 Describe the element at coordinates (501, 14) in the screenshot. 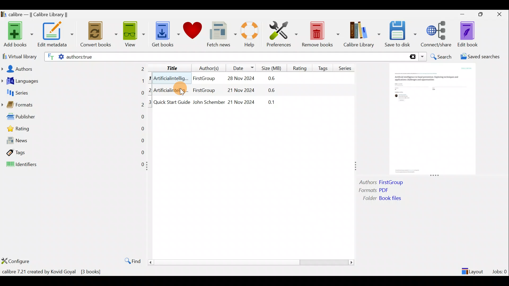

I see `Close` at that location.